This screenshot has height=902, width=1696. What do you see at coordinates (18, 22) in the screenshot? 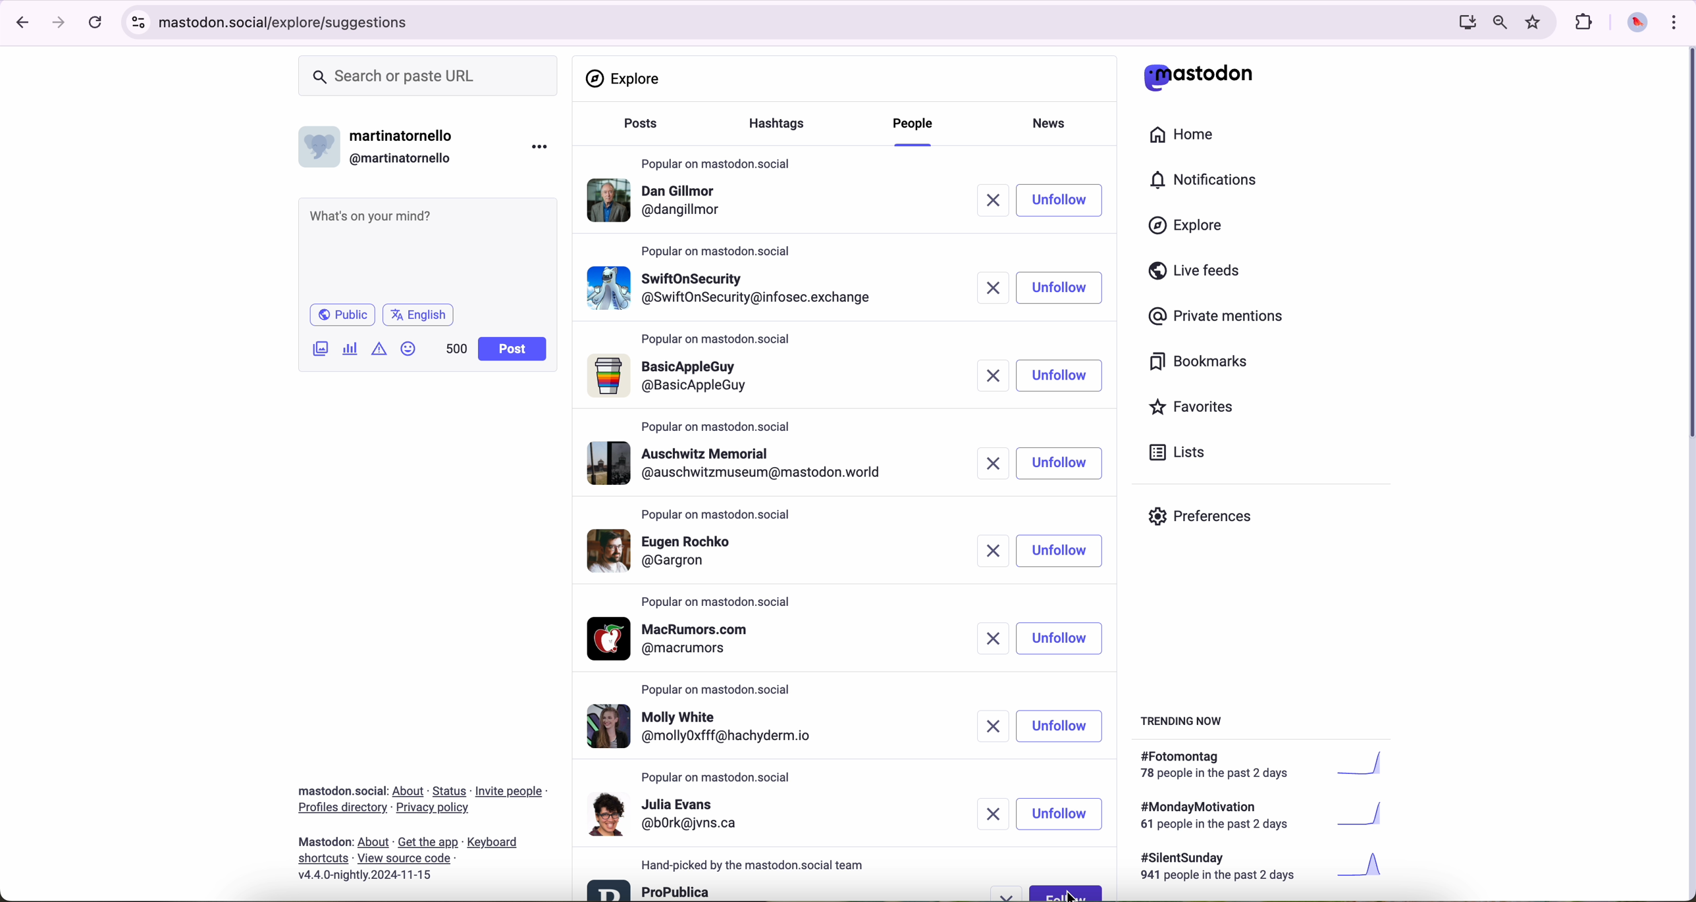
I see `navigate back` at bounding box center [18, 22].